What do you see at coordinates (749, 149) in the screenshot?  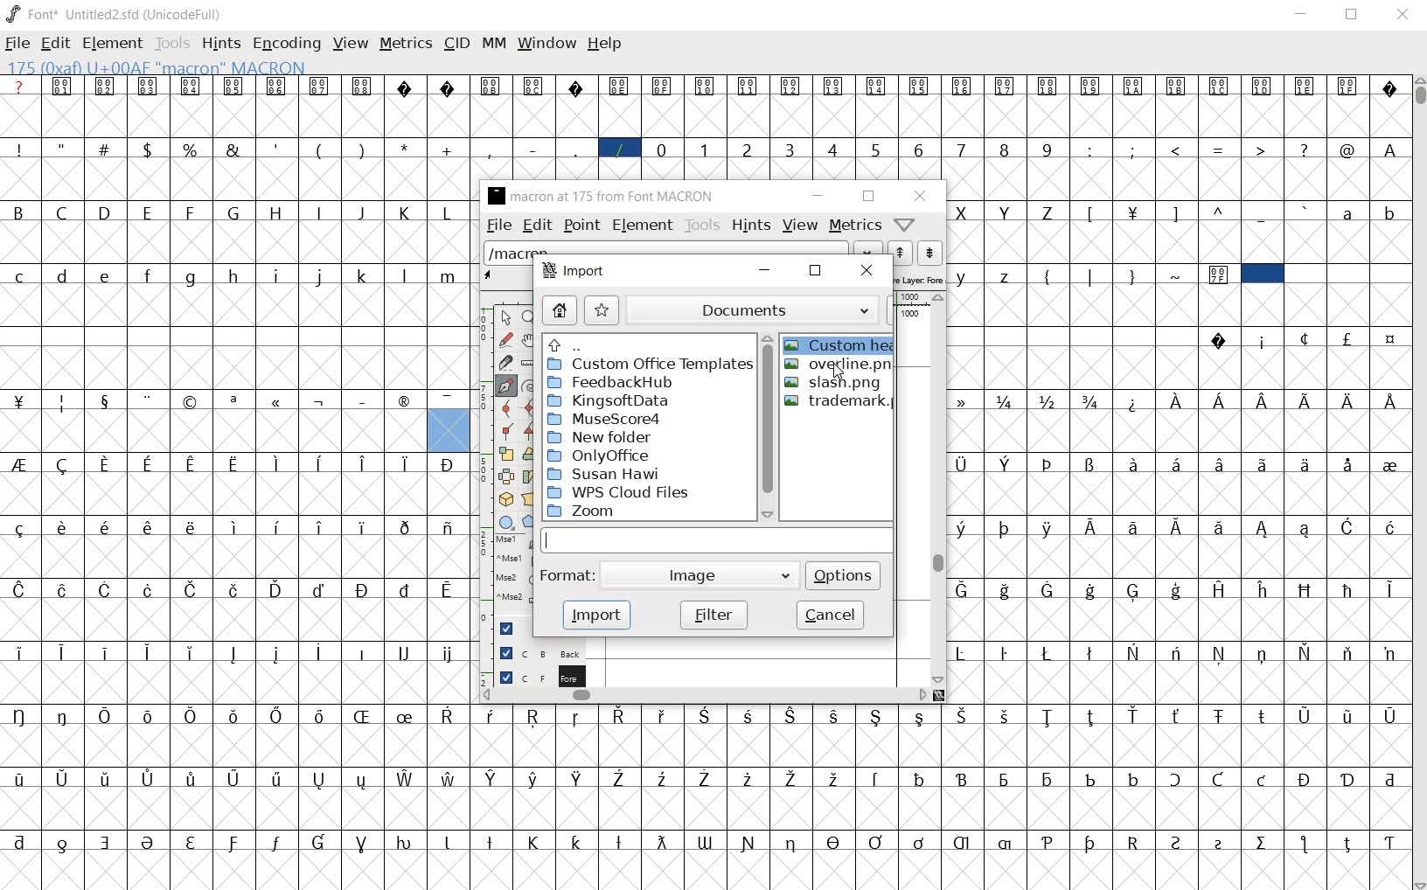 I see `2` at bounding box center [749, 149].